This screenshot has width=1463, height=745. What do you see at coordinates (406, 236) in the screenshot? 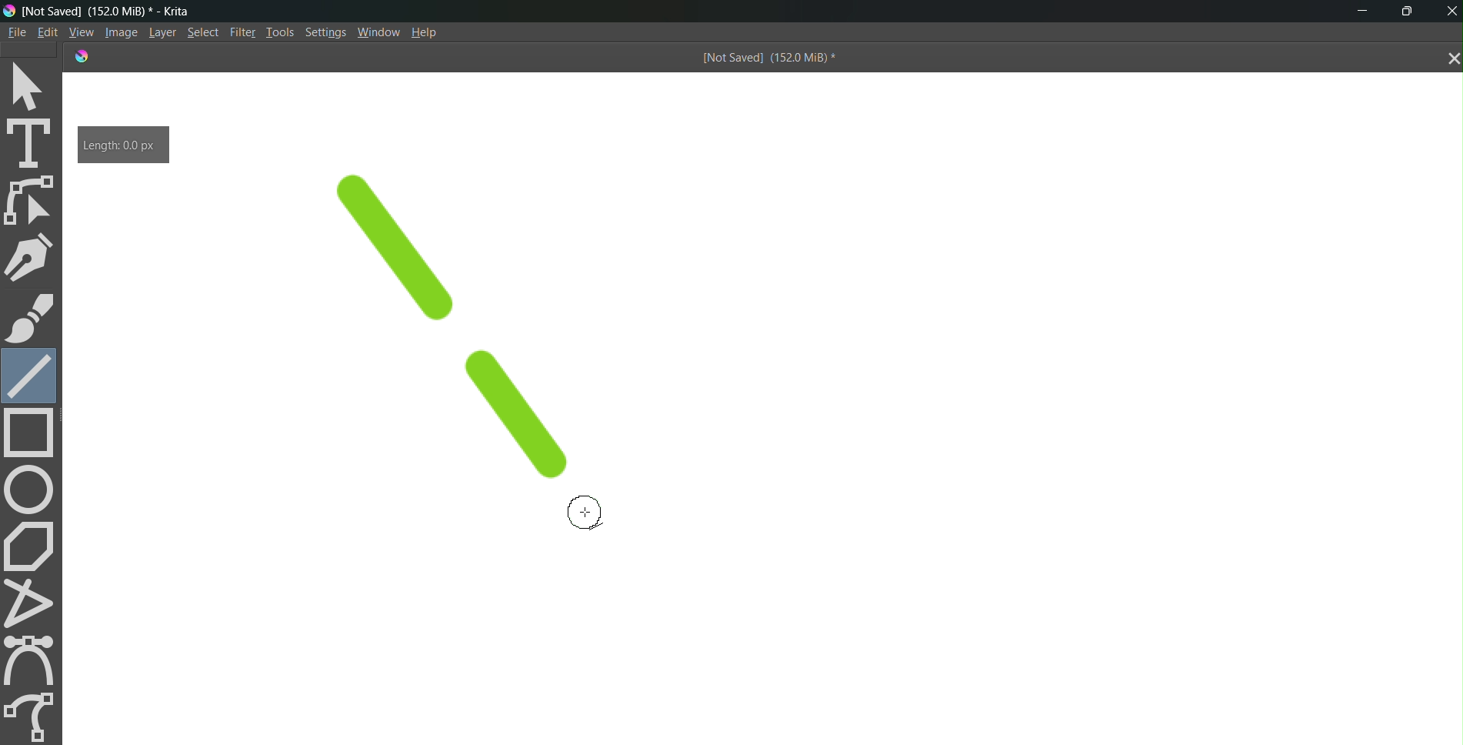
I see `line` at bounding box center [406, 236].